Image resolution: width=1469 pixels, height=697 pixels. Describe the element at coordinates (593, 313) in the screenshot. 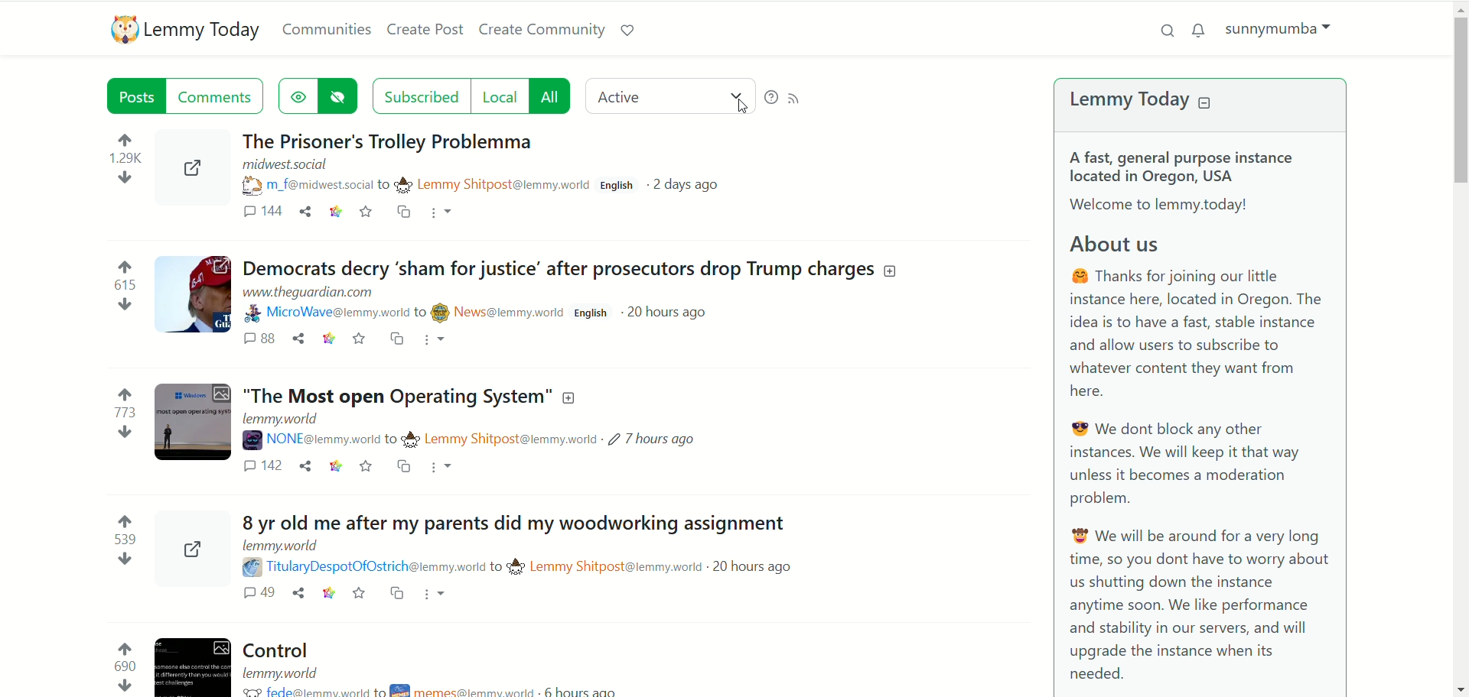

I see `English` at that location.